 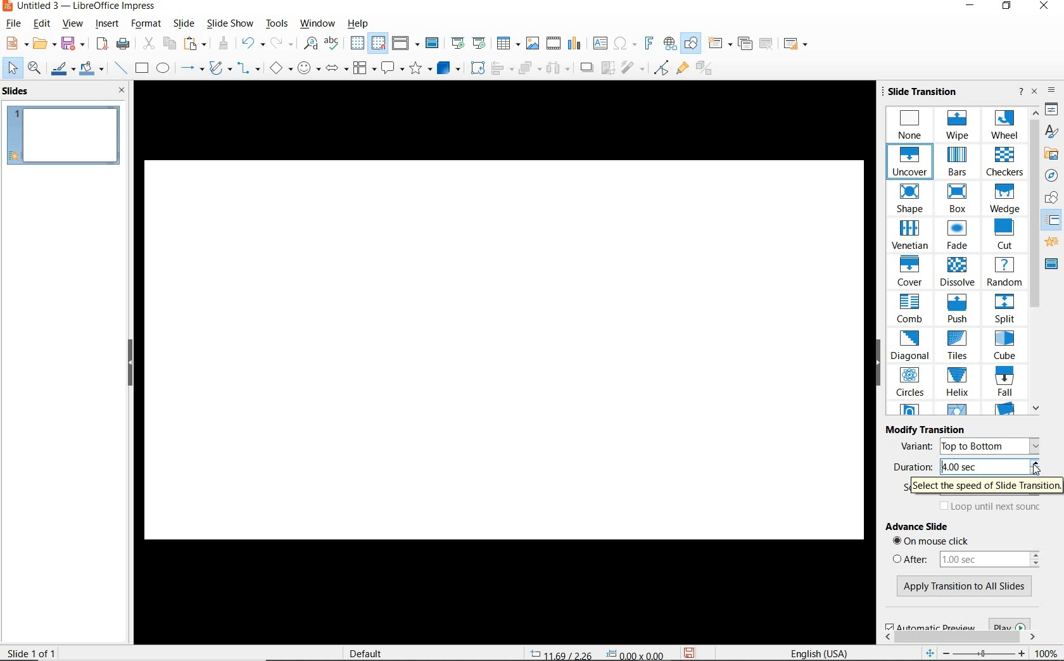 What do you see at coordinates (20, 92) in the screenshot?
I see `SLIDES` at bounding box center [20, 92].